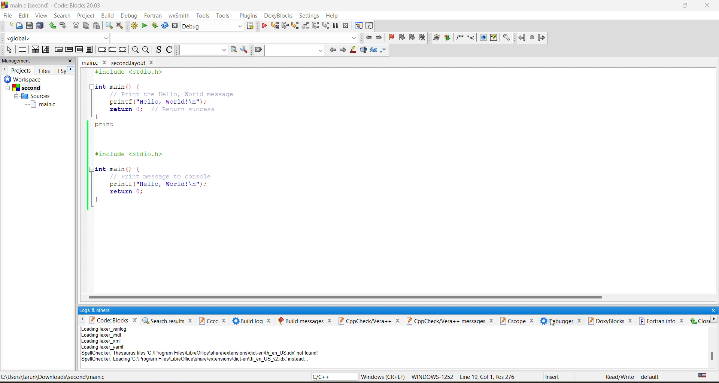  What do you see at coordinates (315, 25) in the screenshot?
I see `next instruction` at bounding box center [315, 25].